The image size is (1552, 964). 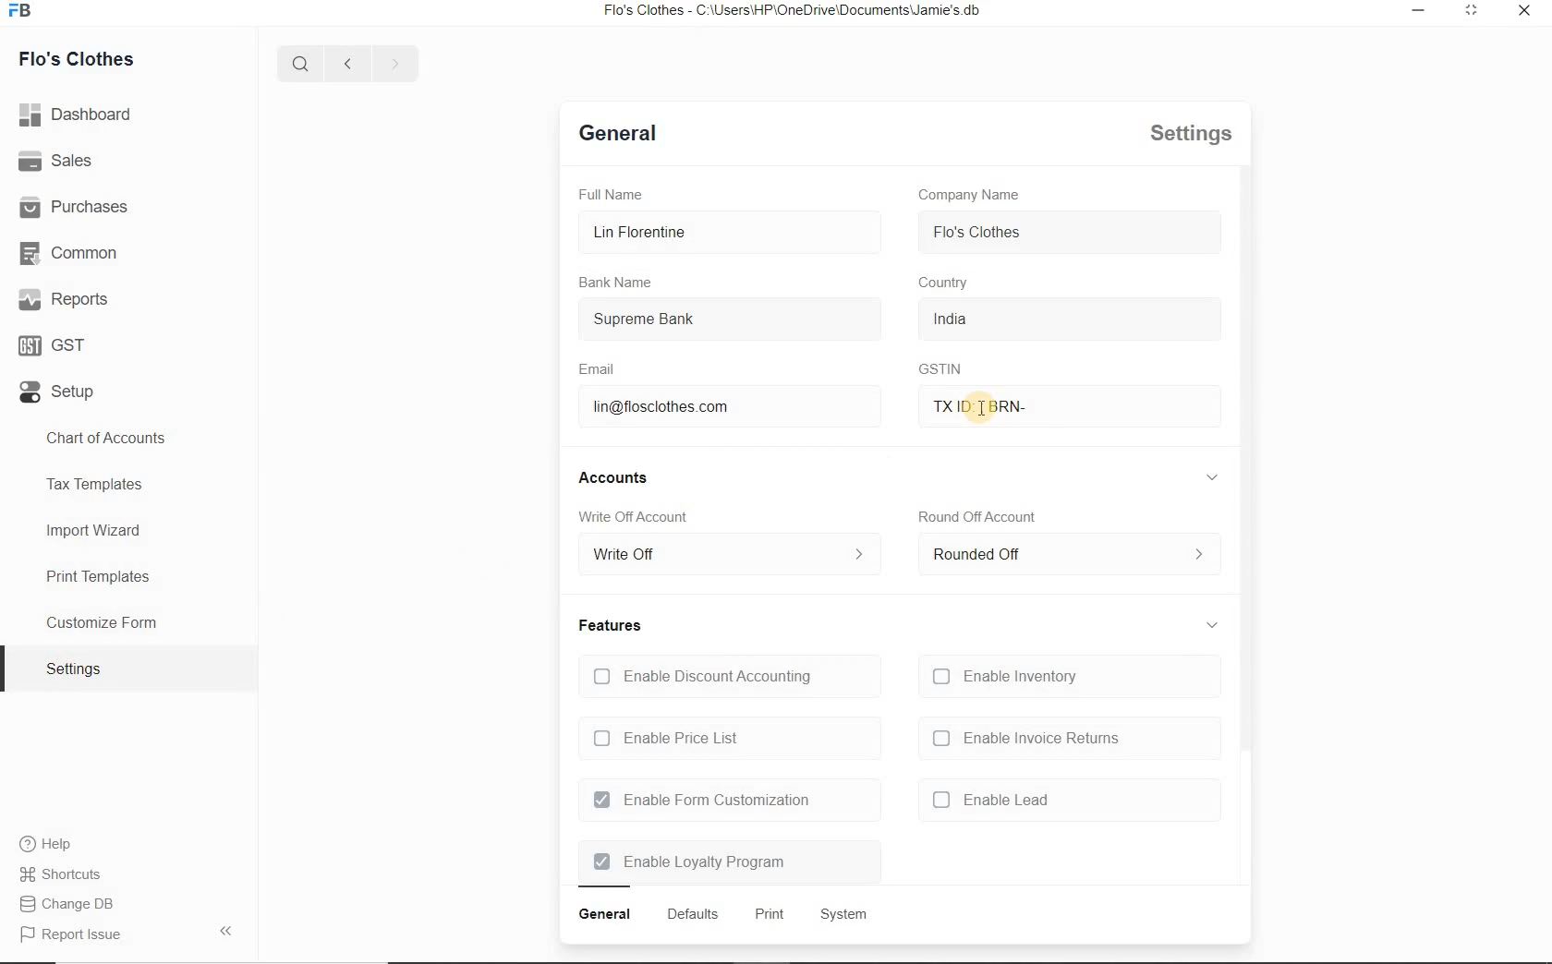 What do you see at coordinates (670, 740) in the screenshot?
I see `Enable Price List` at bounding box center [670, 740].